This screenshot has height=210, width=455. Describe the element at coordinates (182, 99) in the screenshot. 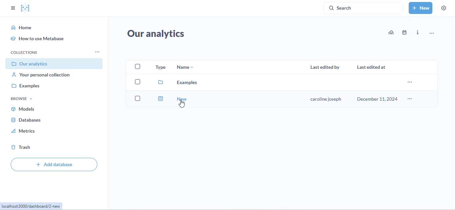

I see `new` at that location.